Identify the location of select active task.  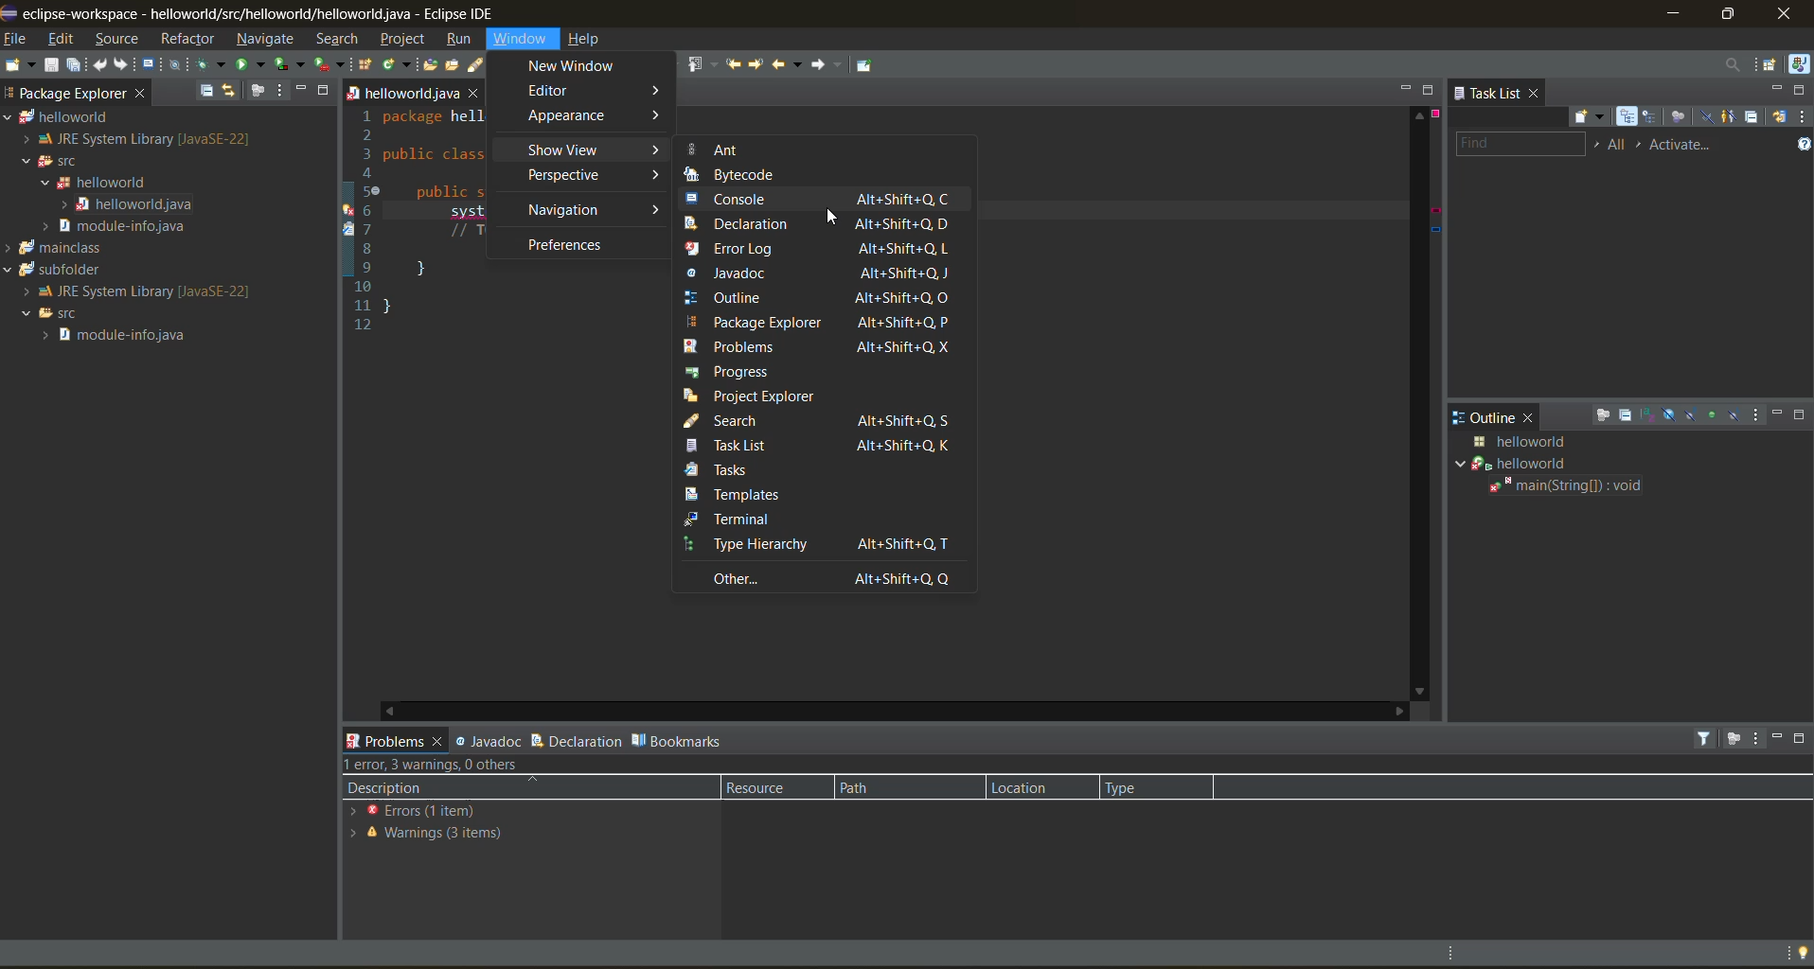
(1640, 145).